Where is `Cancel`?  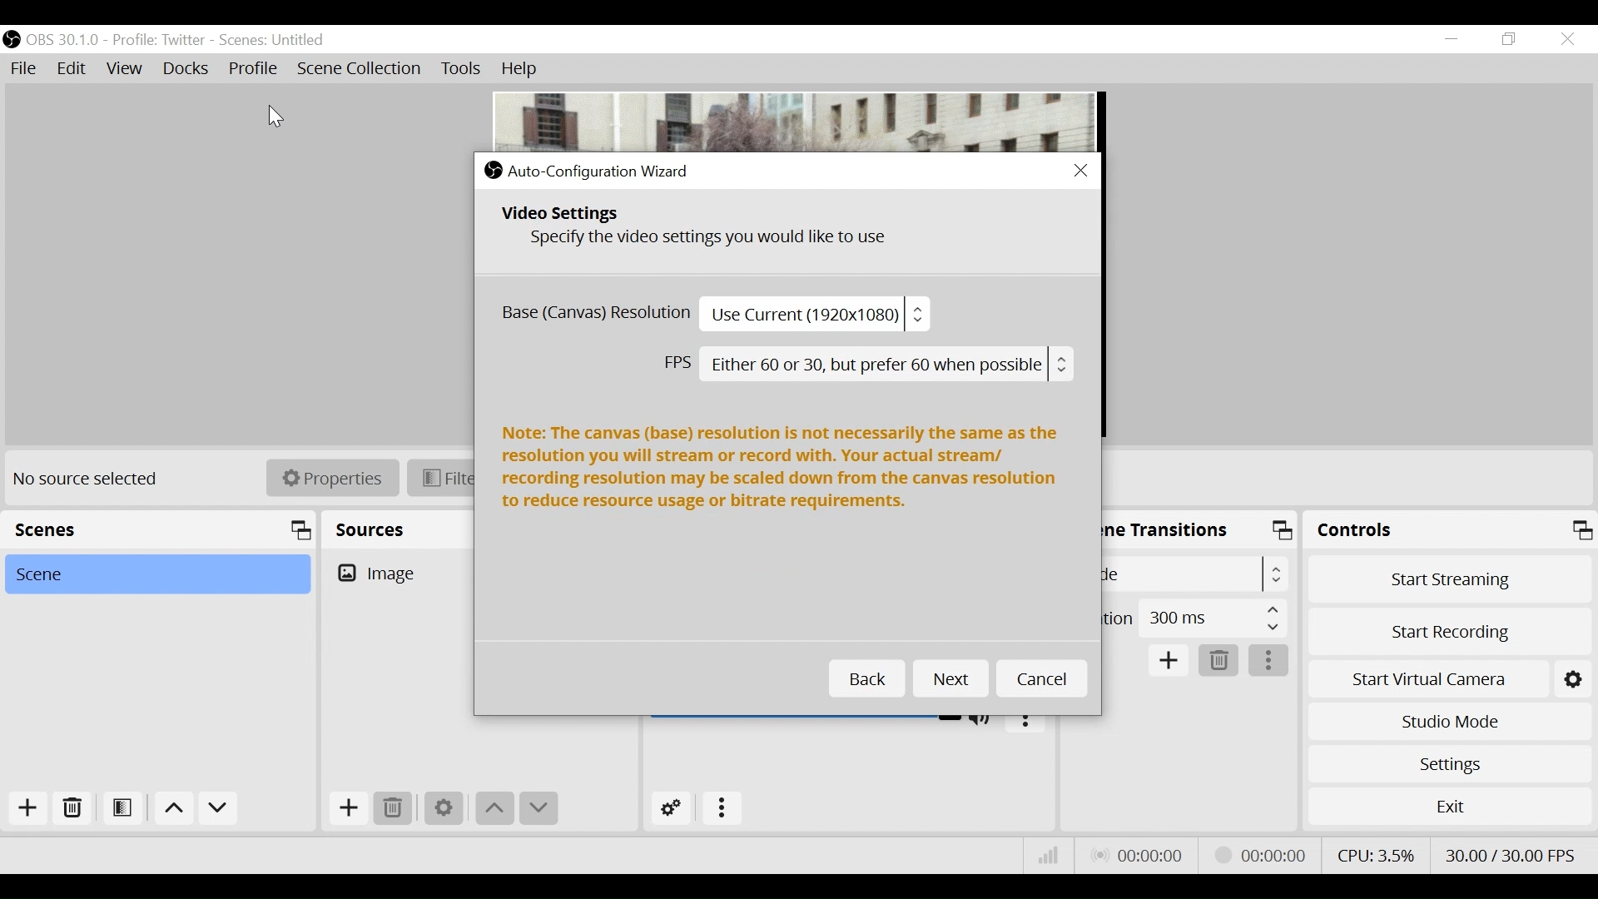
Cancel is located at coordinates (1040, 678).